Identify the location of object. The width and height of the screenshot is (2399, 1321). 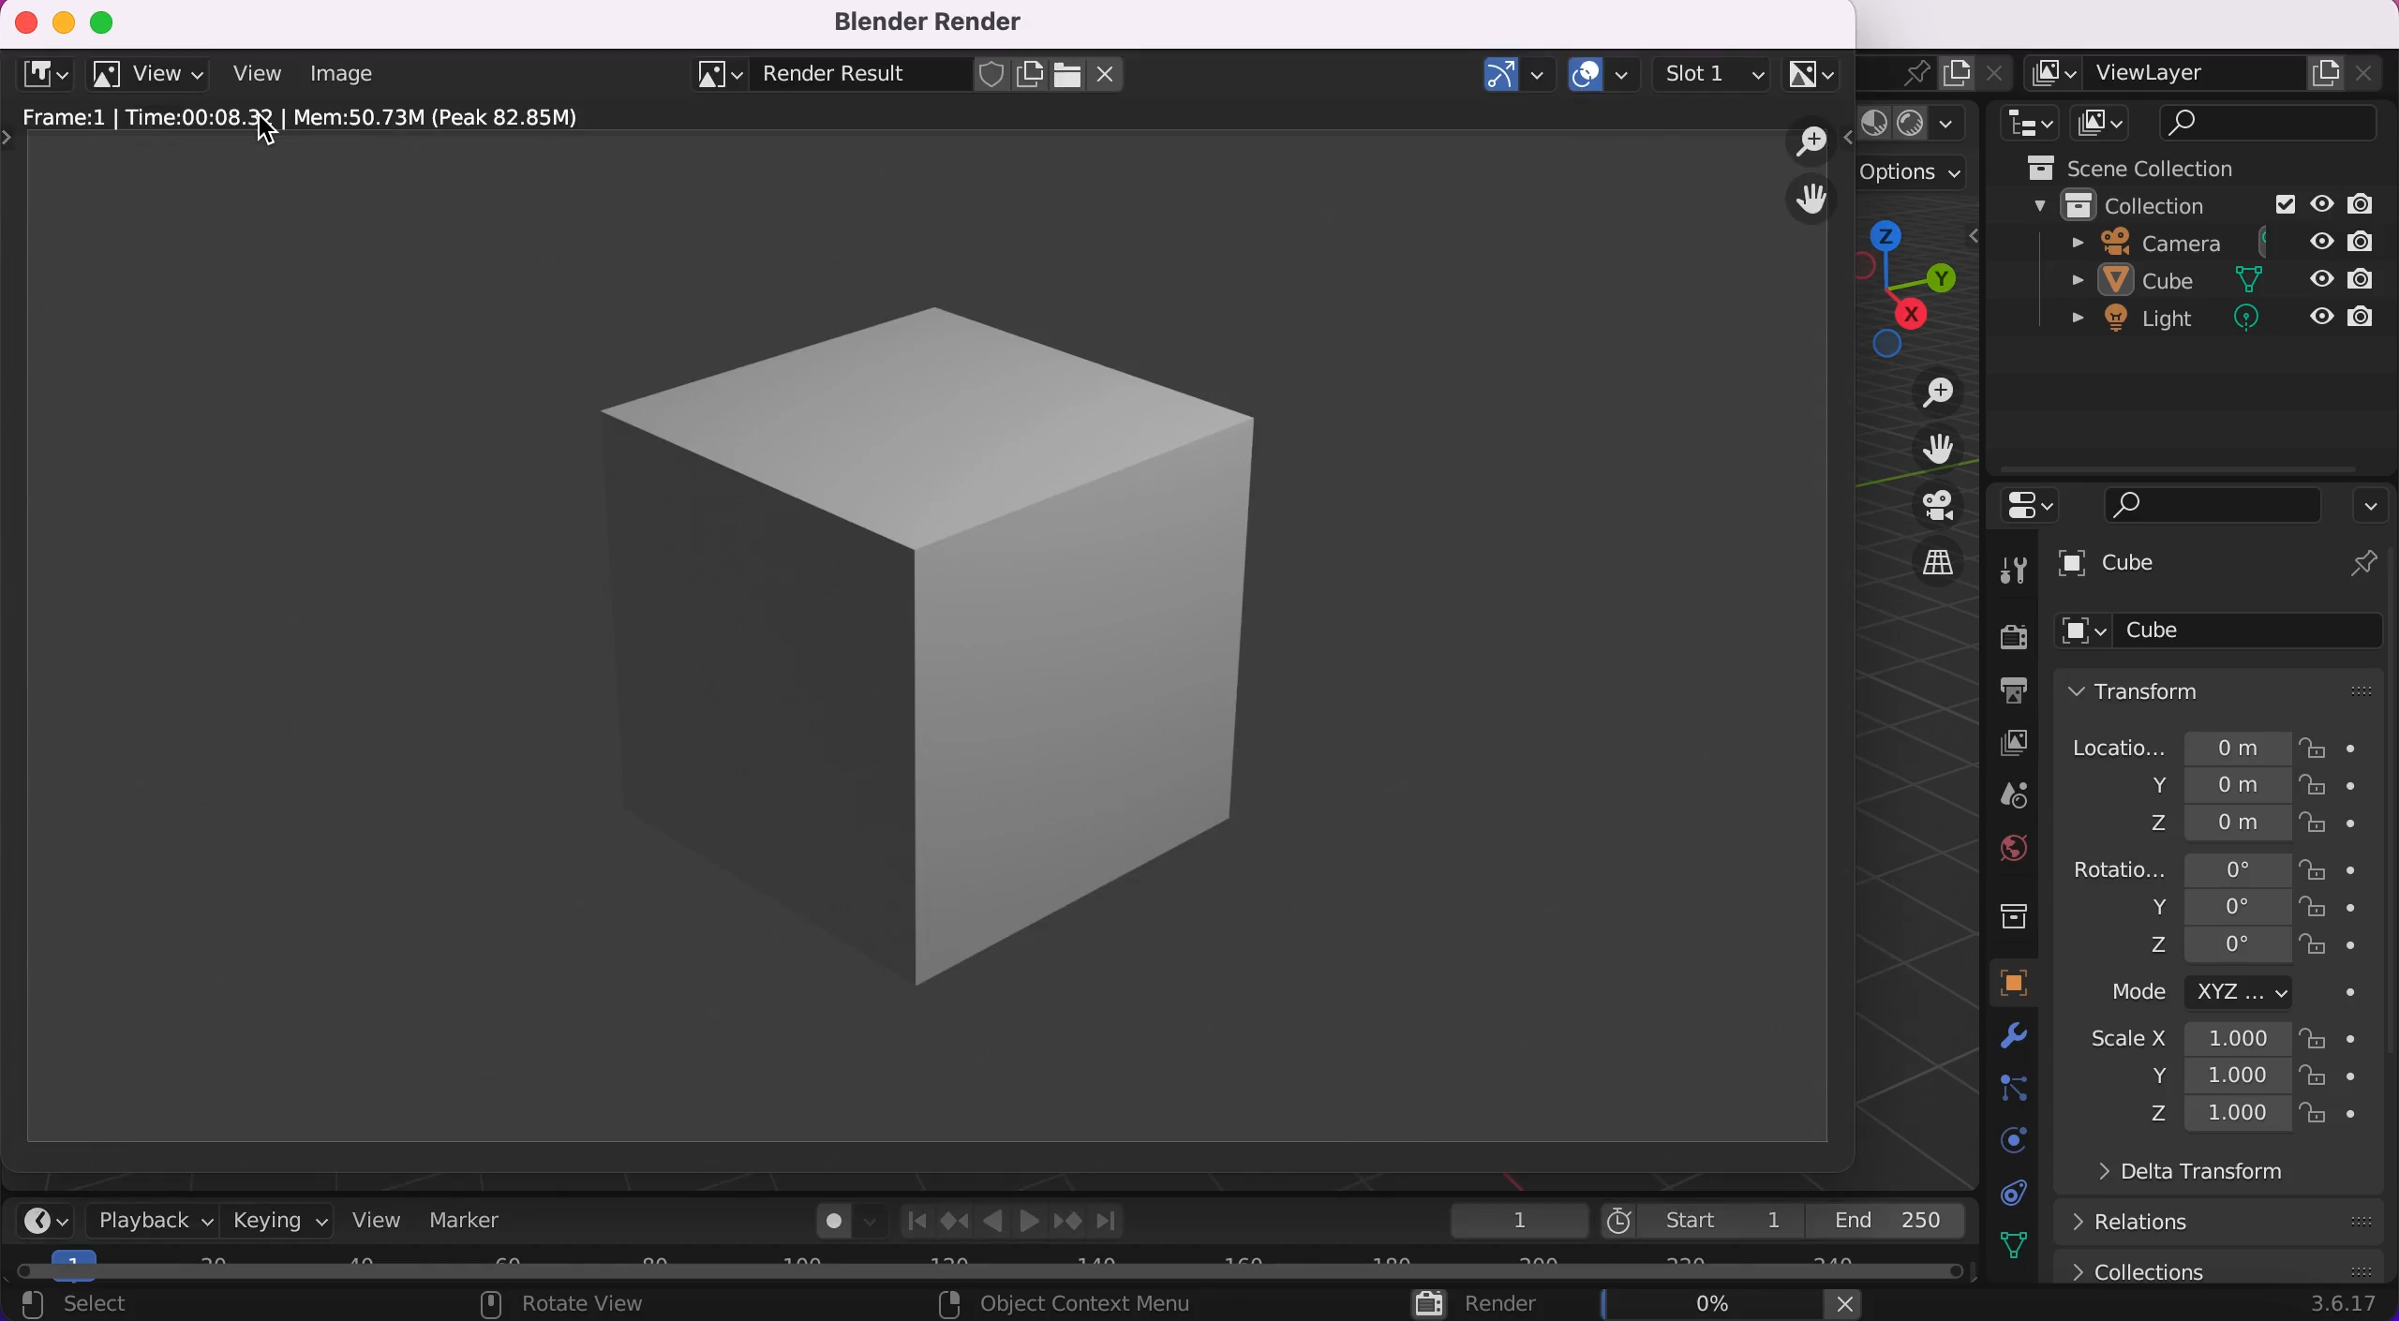
(1993, 983).